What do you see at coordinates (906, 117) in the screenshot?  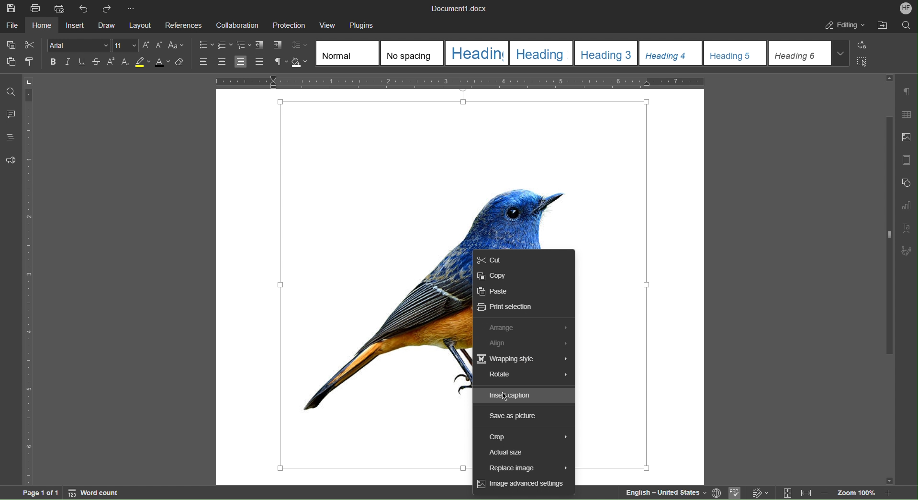 I see `Table` at bounding box center [906, 117].